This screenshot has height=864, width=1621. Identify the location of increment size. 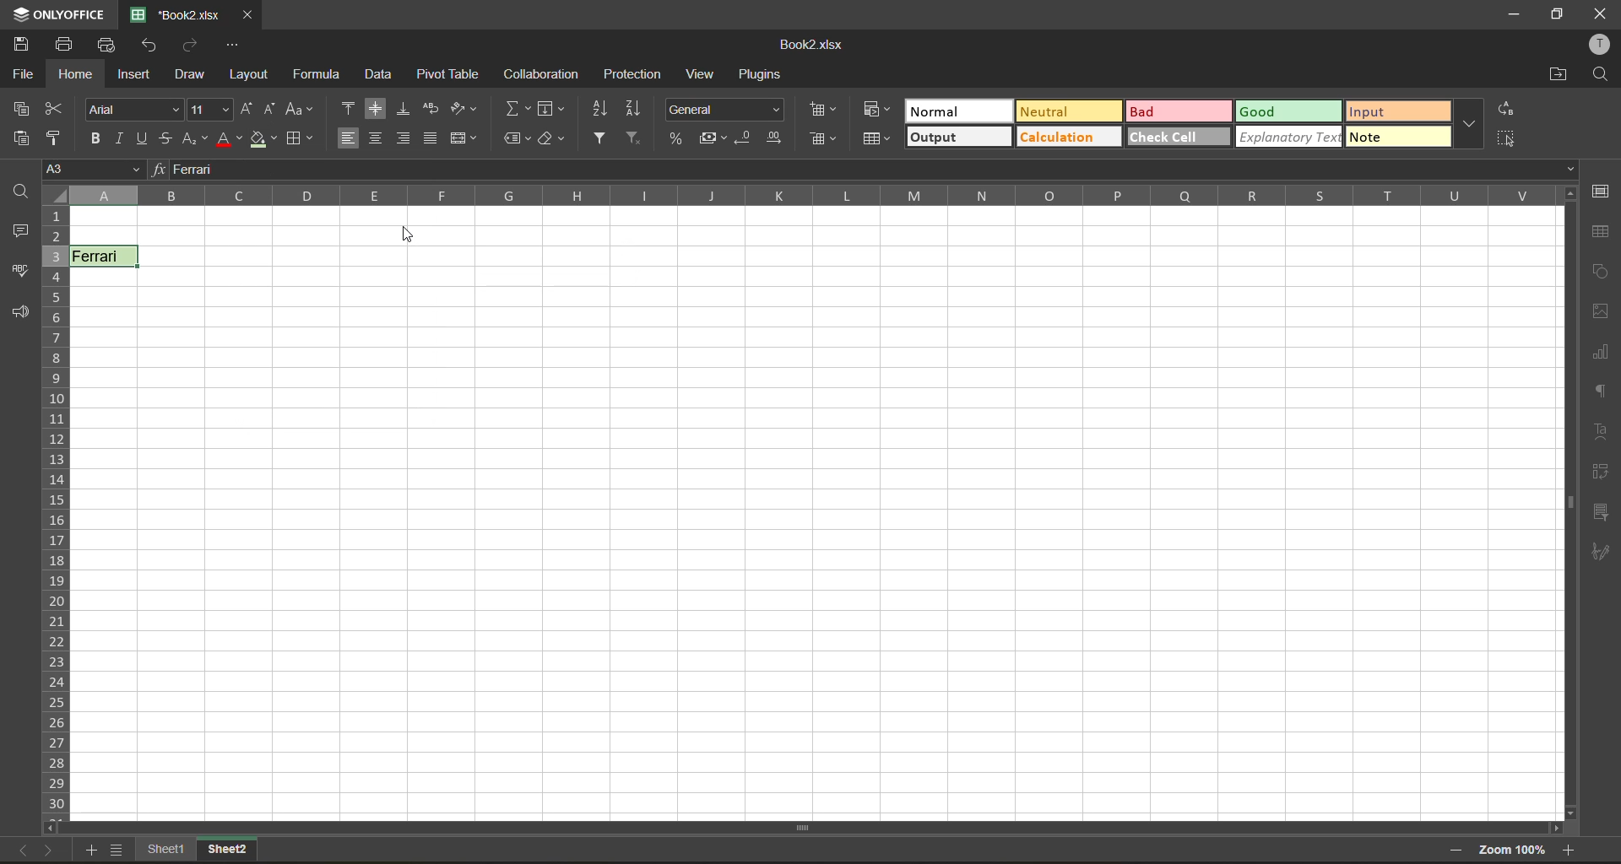
(245, 109).